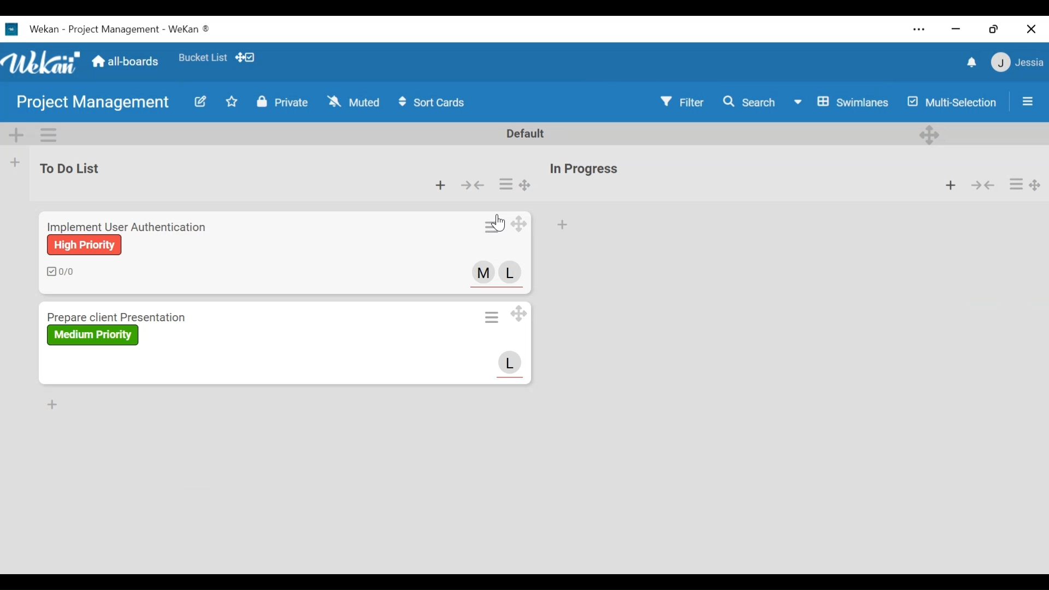  Describe the element at coordinates (1016, 63) in the screenshot. I see `Member menu` at that location.